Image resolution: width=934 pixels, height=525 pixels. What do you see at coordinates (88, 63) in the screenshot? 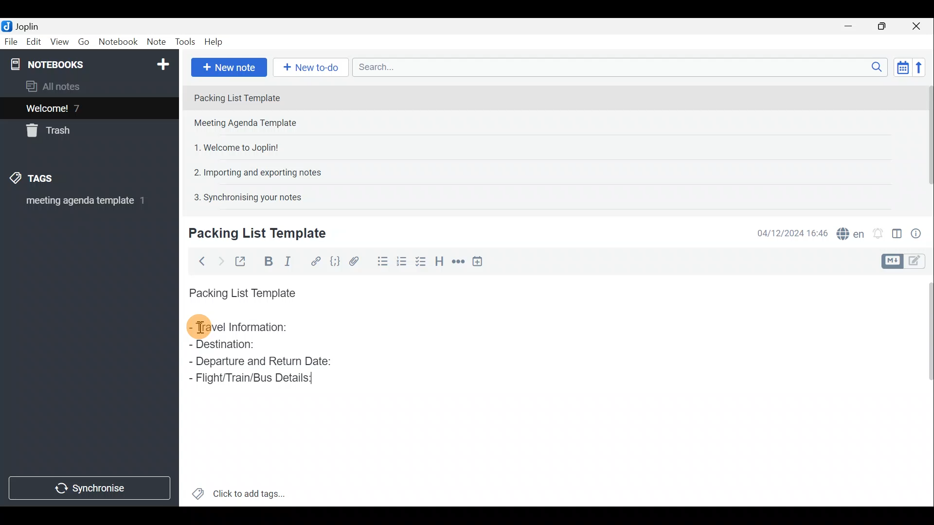
I see `Notebook` at bounding box center [88, 63].